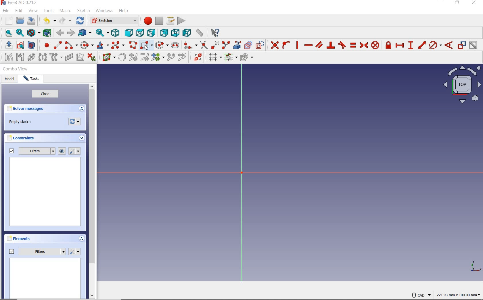 The width and height of the screenshot is (483, 300). I want to click on remove axes alignment, so click(80, 57).